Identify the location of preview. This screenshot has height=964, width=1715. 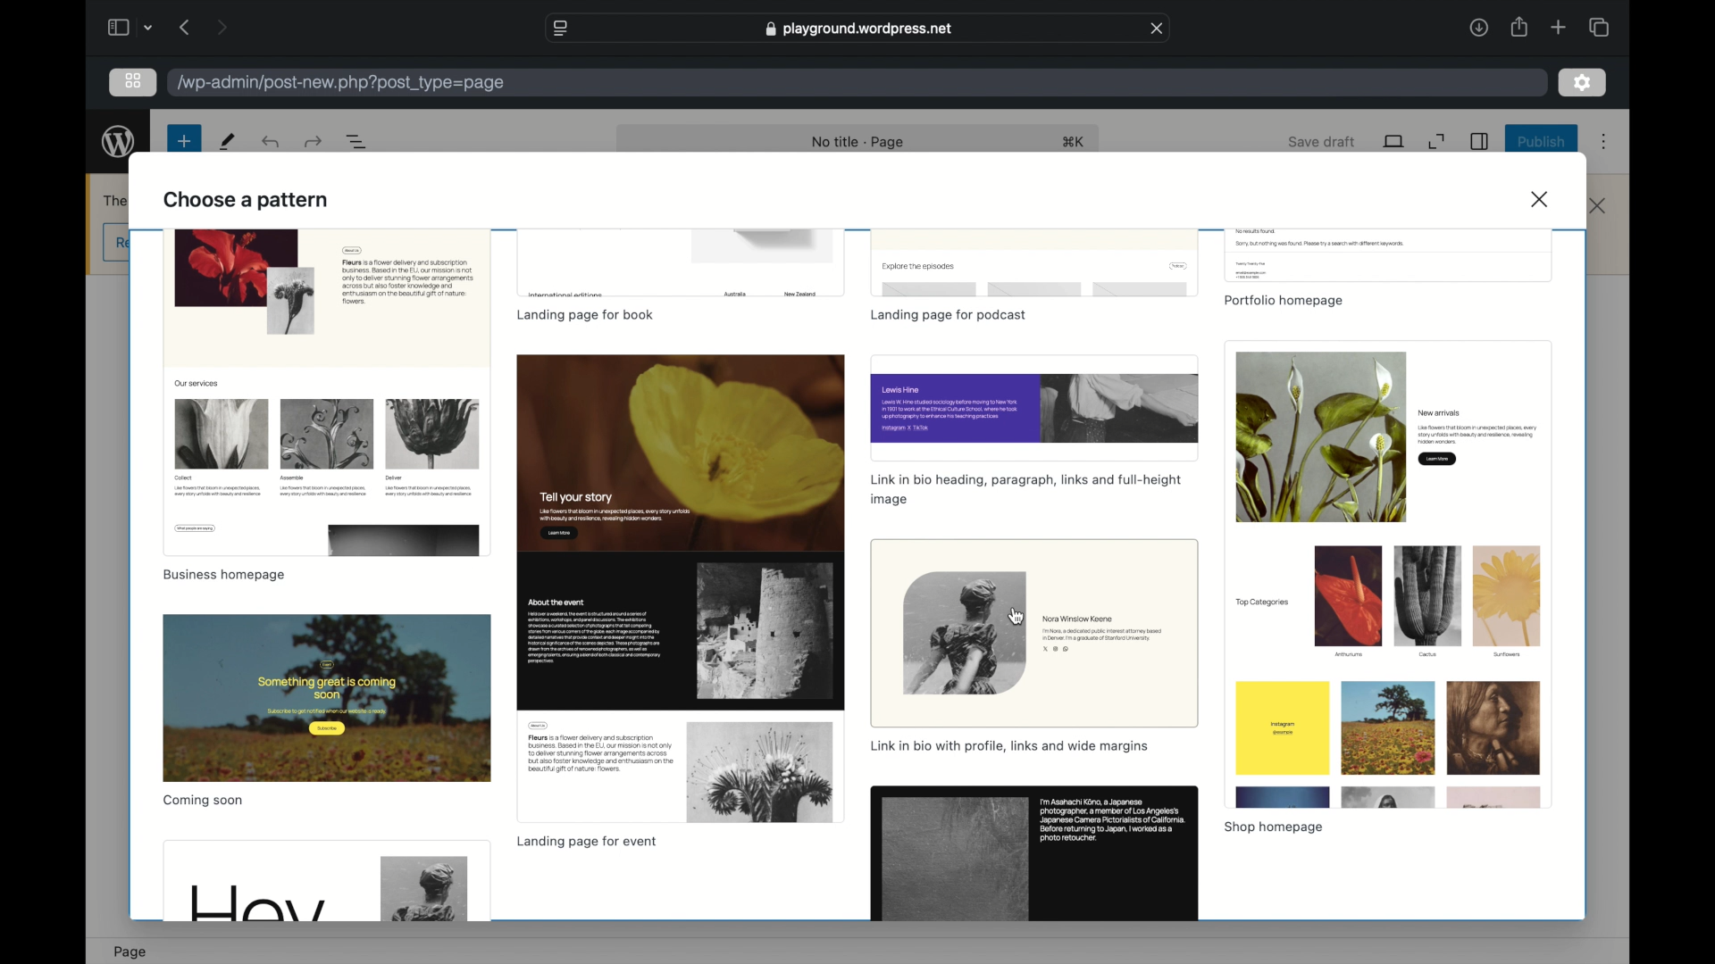
(1386, 574).